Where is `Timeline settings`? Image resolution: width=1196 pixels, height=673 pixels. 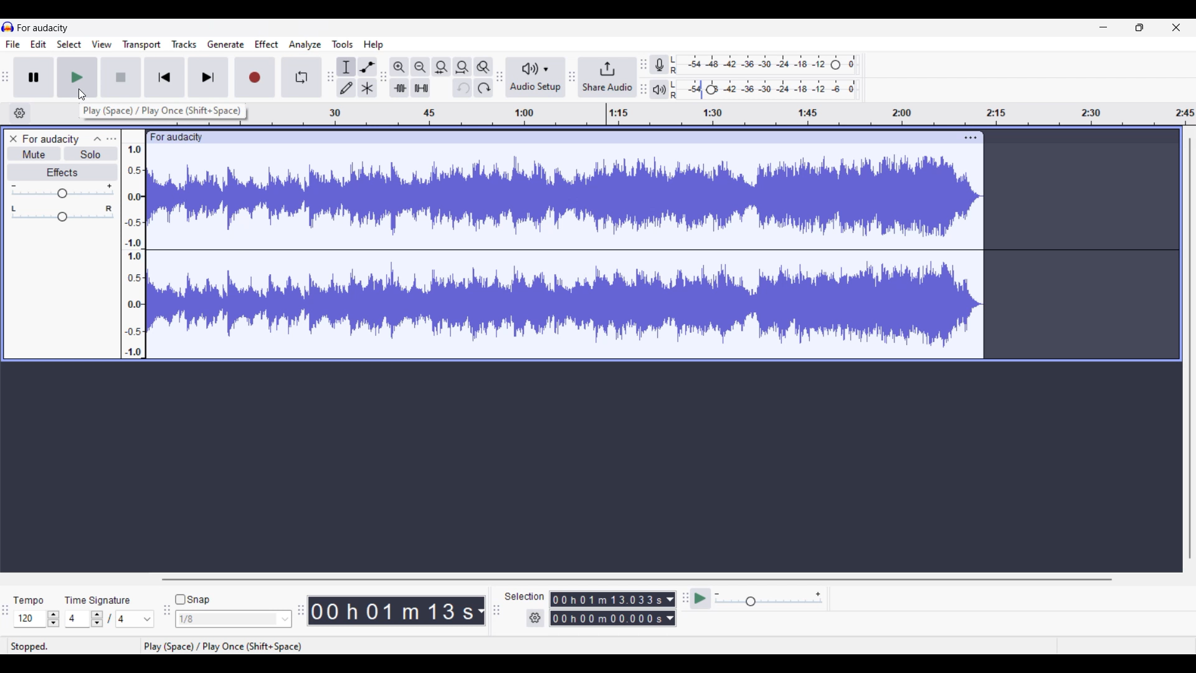 Timeline settings is located at coordinates (20, 113).